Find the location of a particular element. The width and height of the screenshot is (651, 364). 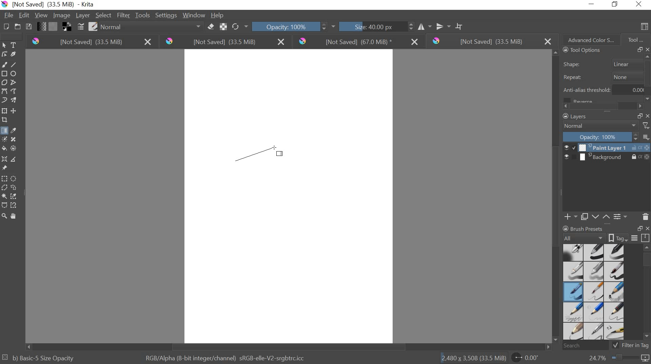

FILTER is located at coordinates (123, 15).